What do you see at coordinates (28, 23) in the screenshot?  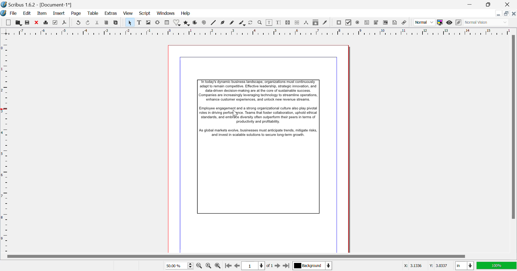 I see `Save` at bounding box center [28, 23].